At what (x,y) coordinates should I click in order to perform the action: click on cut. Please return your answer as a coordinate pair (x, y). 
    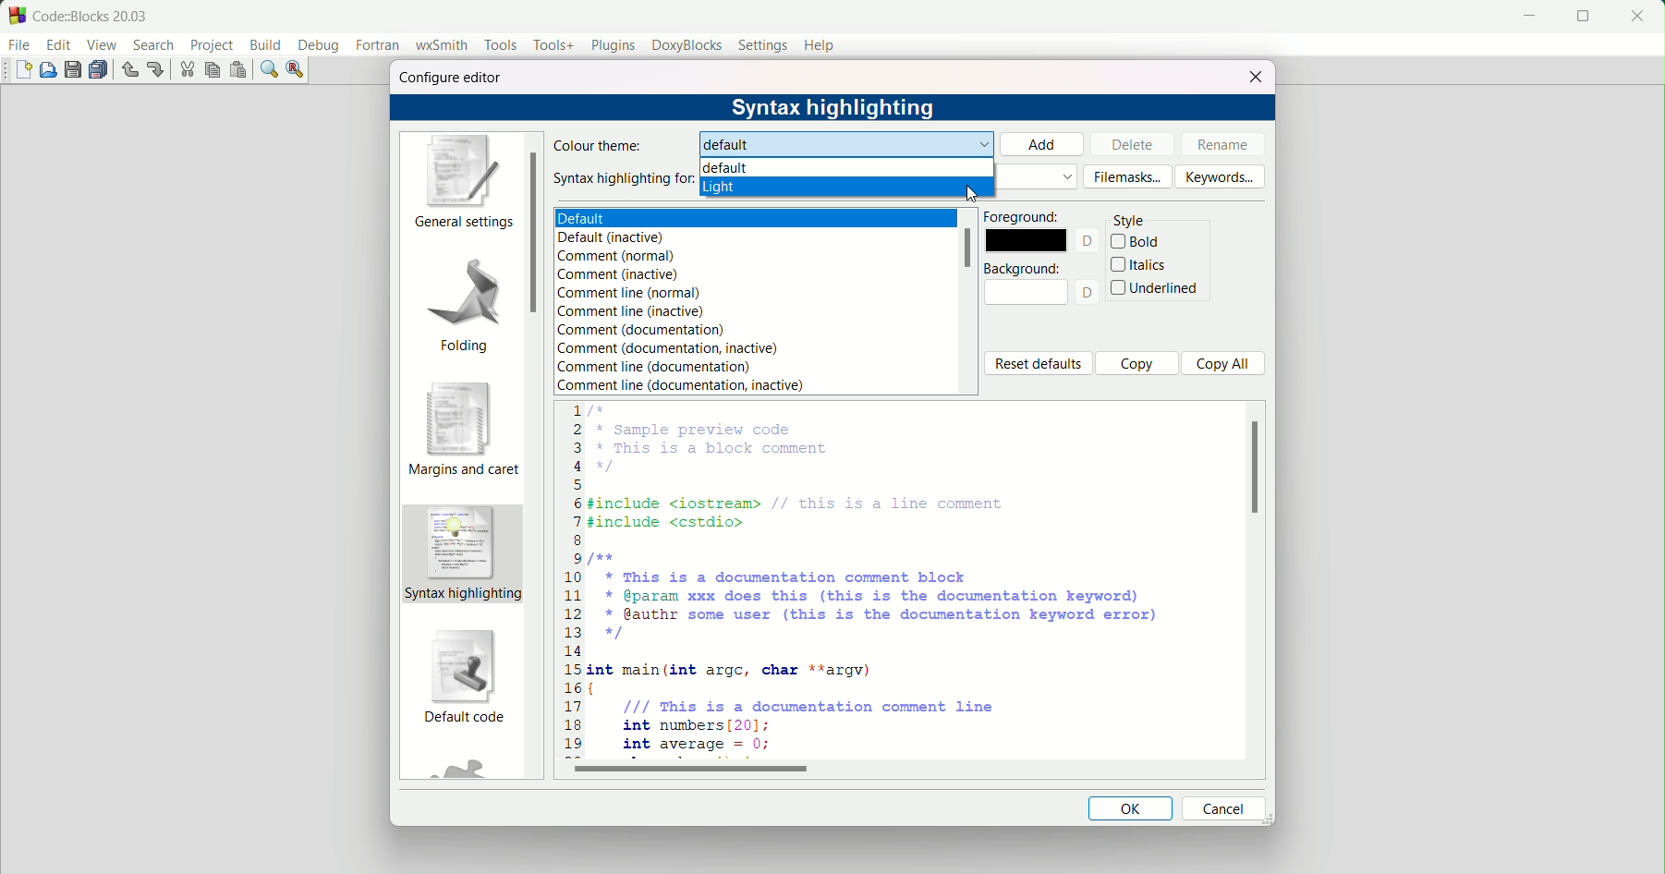
    Looking at the image, I should click on (187, 70).